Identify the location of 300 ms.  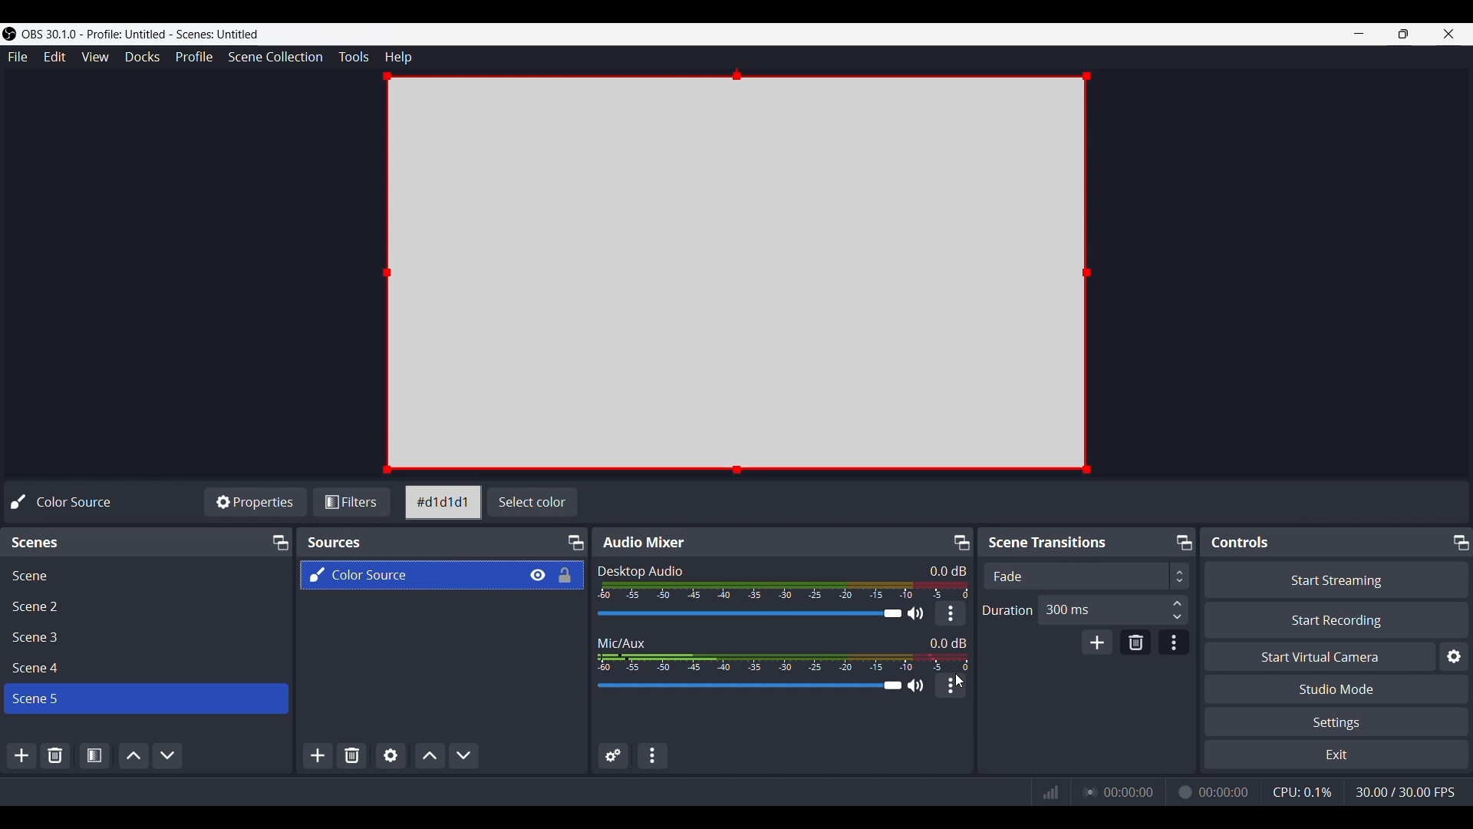
(1115, 609).